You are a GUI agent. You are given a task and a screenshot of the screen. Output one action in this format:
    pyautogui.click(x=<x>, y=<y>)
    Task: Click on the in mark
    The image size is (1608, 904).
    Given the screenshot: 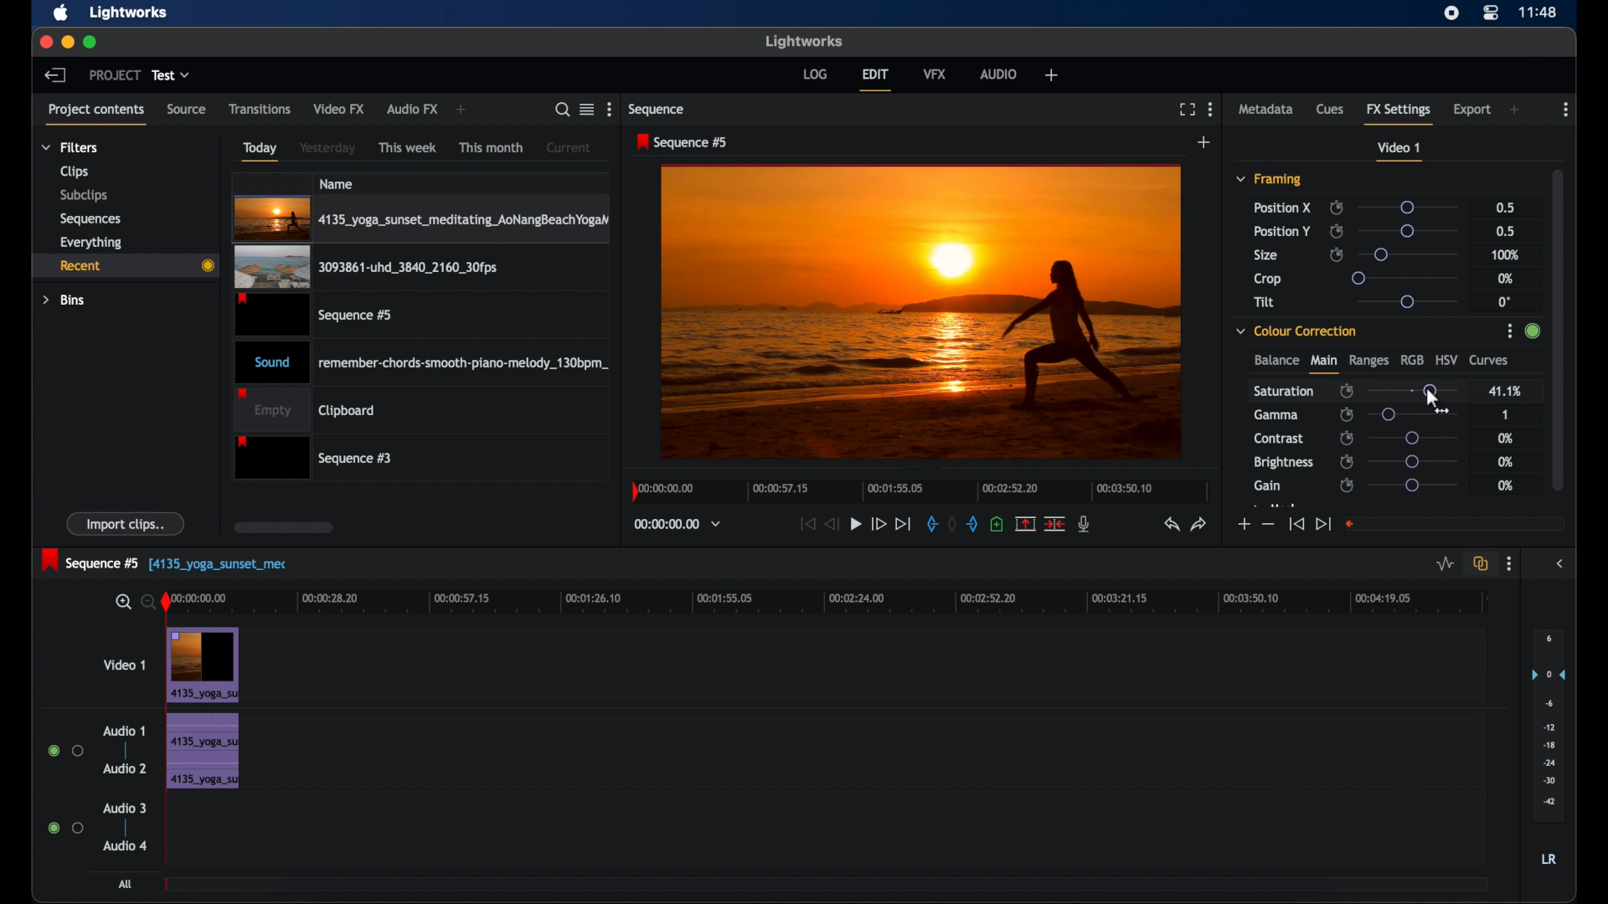 What is the action you would take?
    pyautogui.click(x=931, y=523)
    